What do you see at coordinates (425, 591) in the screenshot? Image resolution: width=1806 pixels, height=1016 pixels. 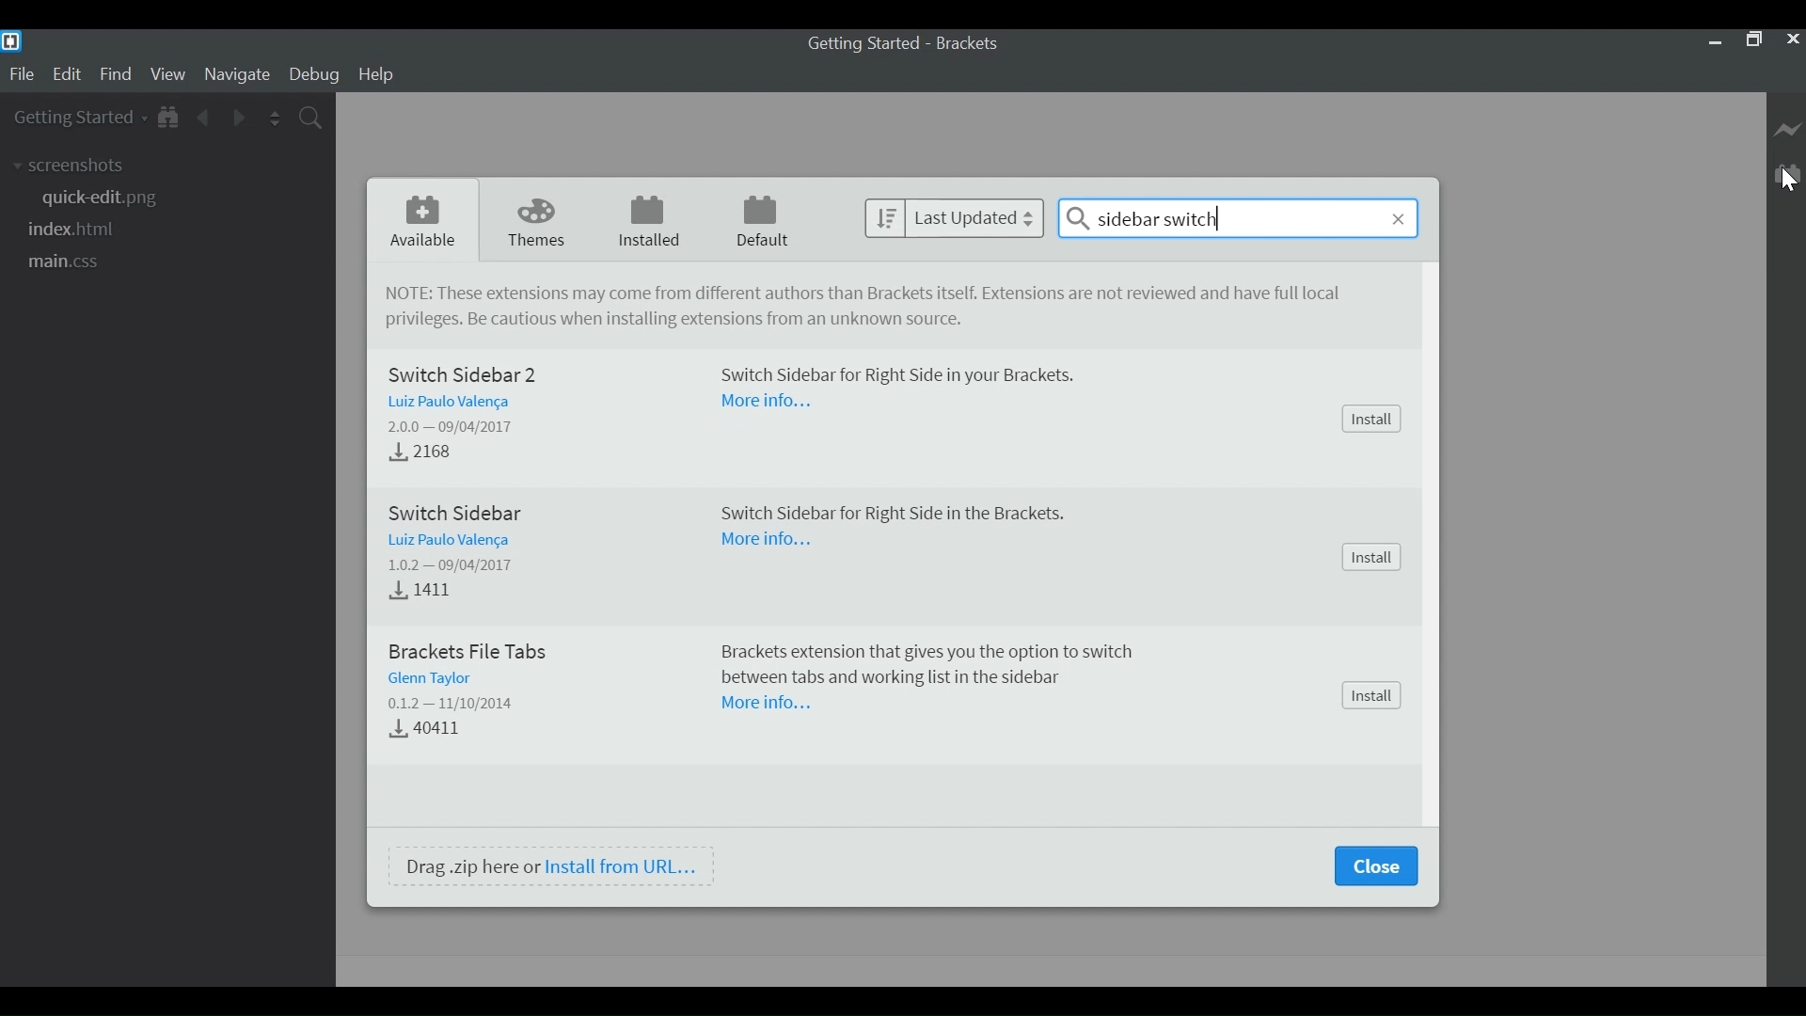 I see `Downloads` at bounding box center [425, 591].